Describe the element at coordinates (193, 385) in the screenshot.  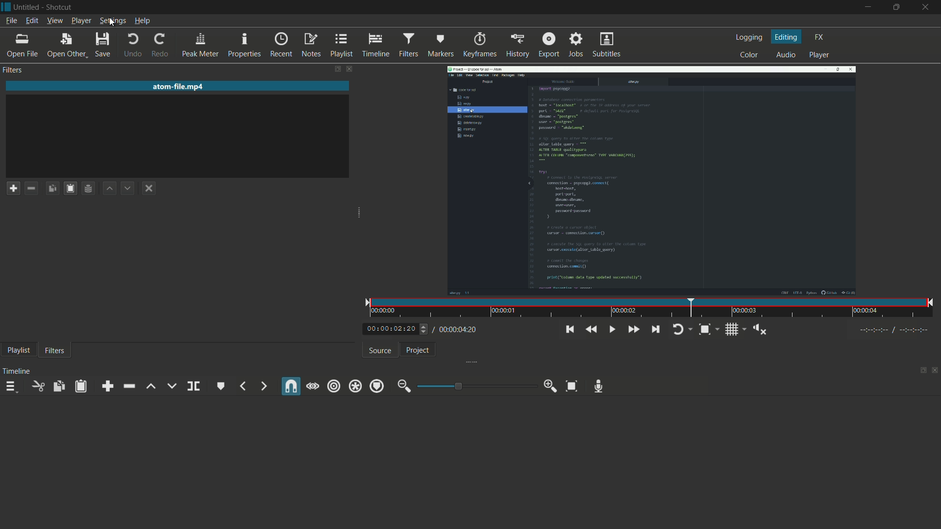
I see `split at playhead` at that location.